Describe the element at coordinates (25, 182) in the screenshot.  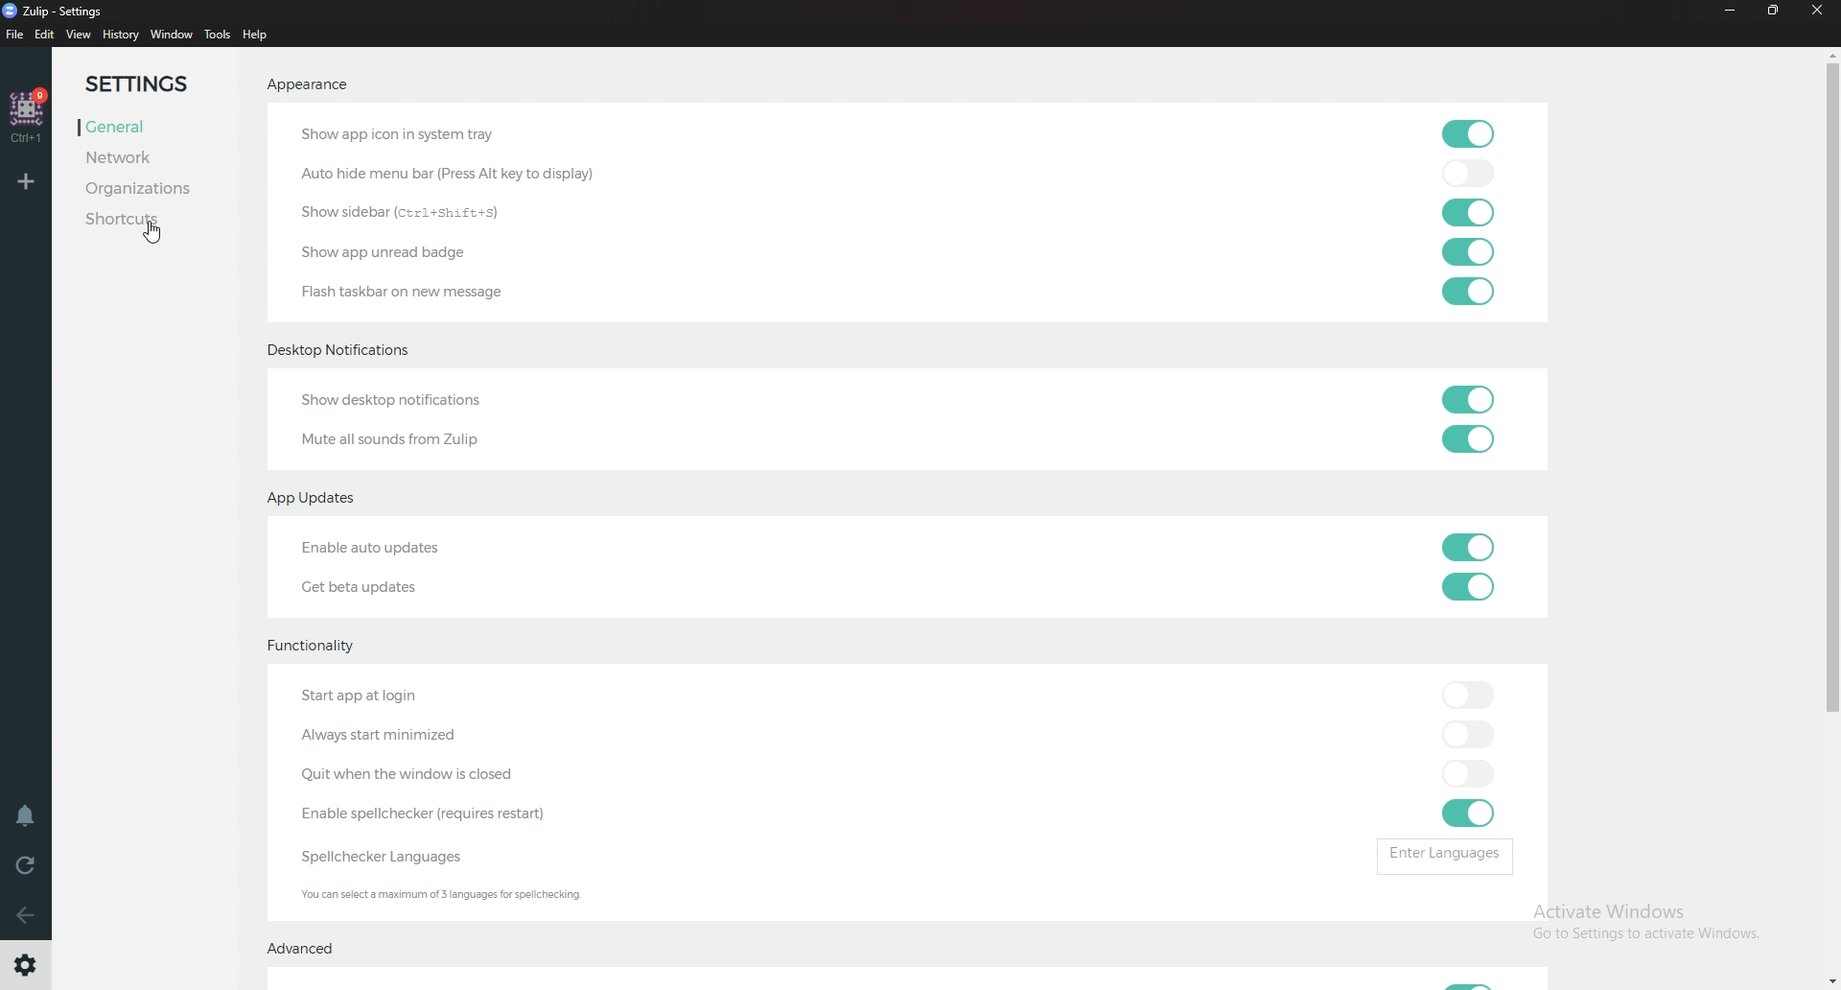
I see `Add organization` at that location.